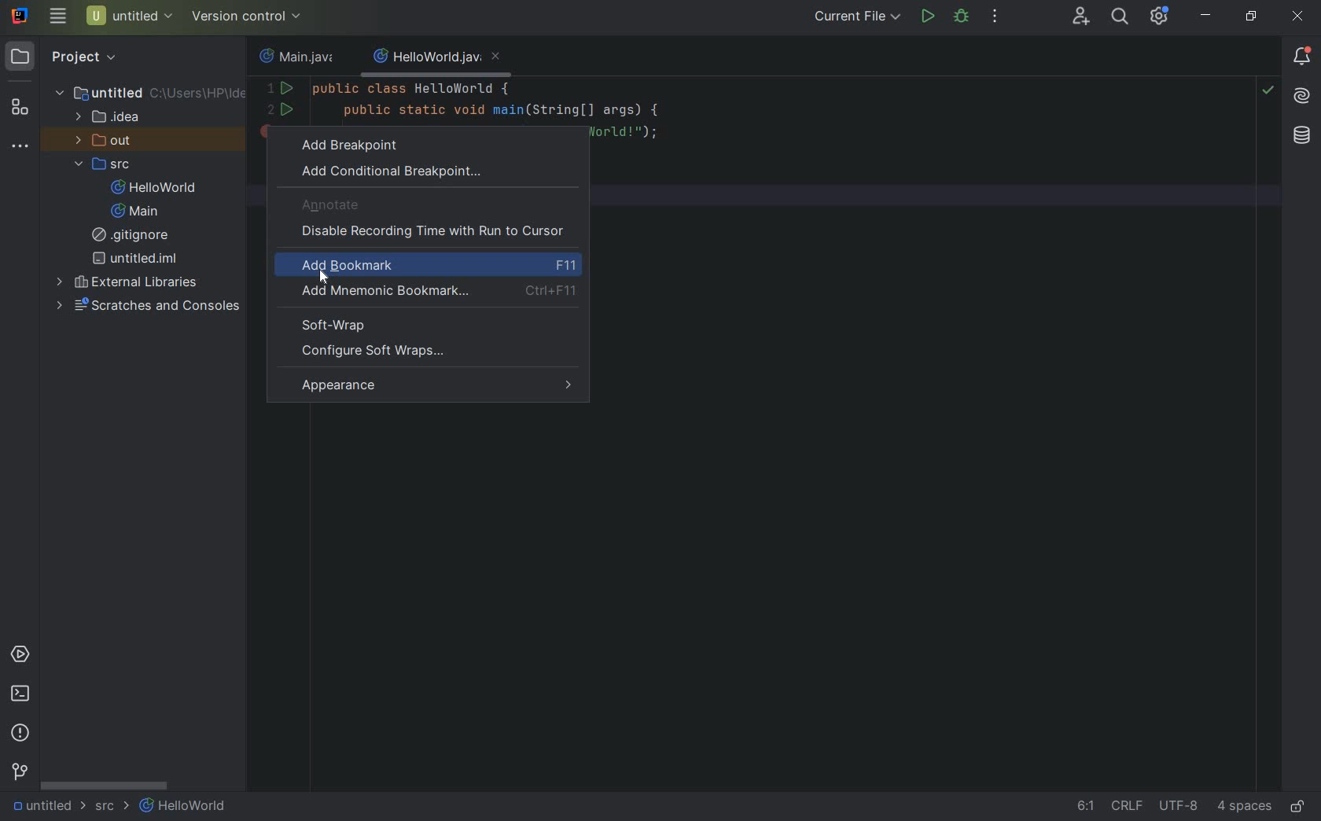 Image resolution: width=1321 pixels, height=821 pixels. Describe the element at coordinates (108, 166) in the screenshot. I see `src` at that location.